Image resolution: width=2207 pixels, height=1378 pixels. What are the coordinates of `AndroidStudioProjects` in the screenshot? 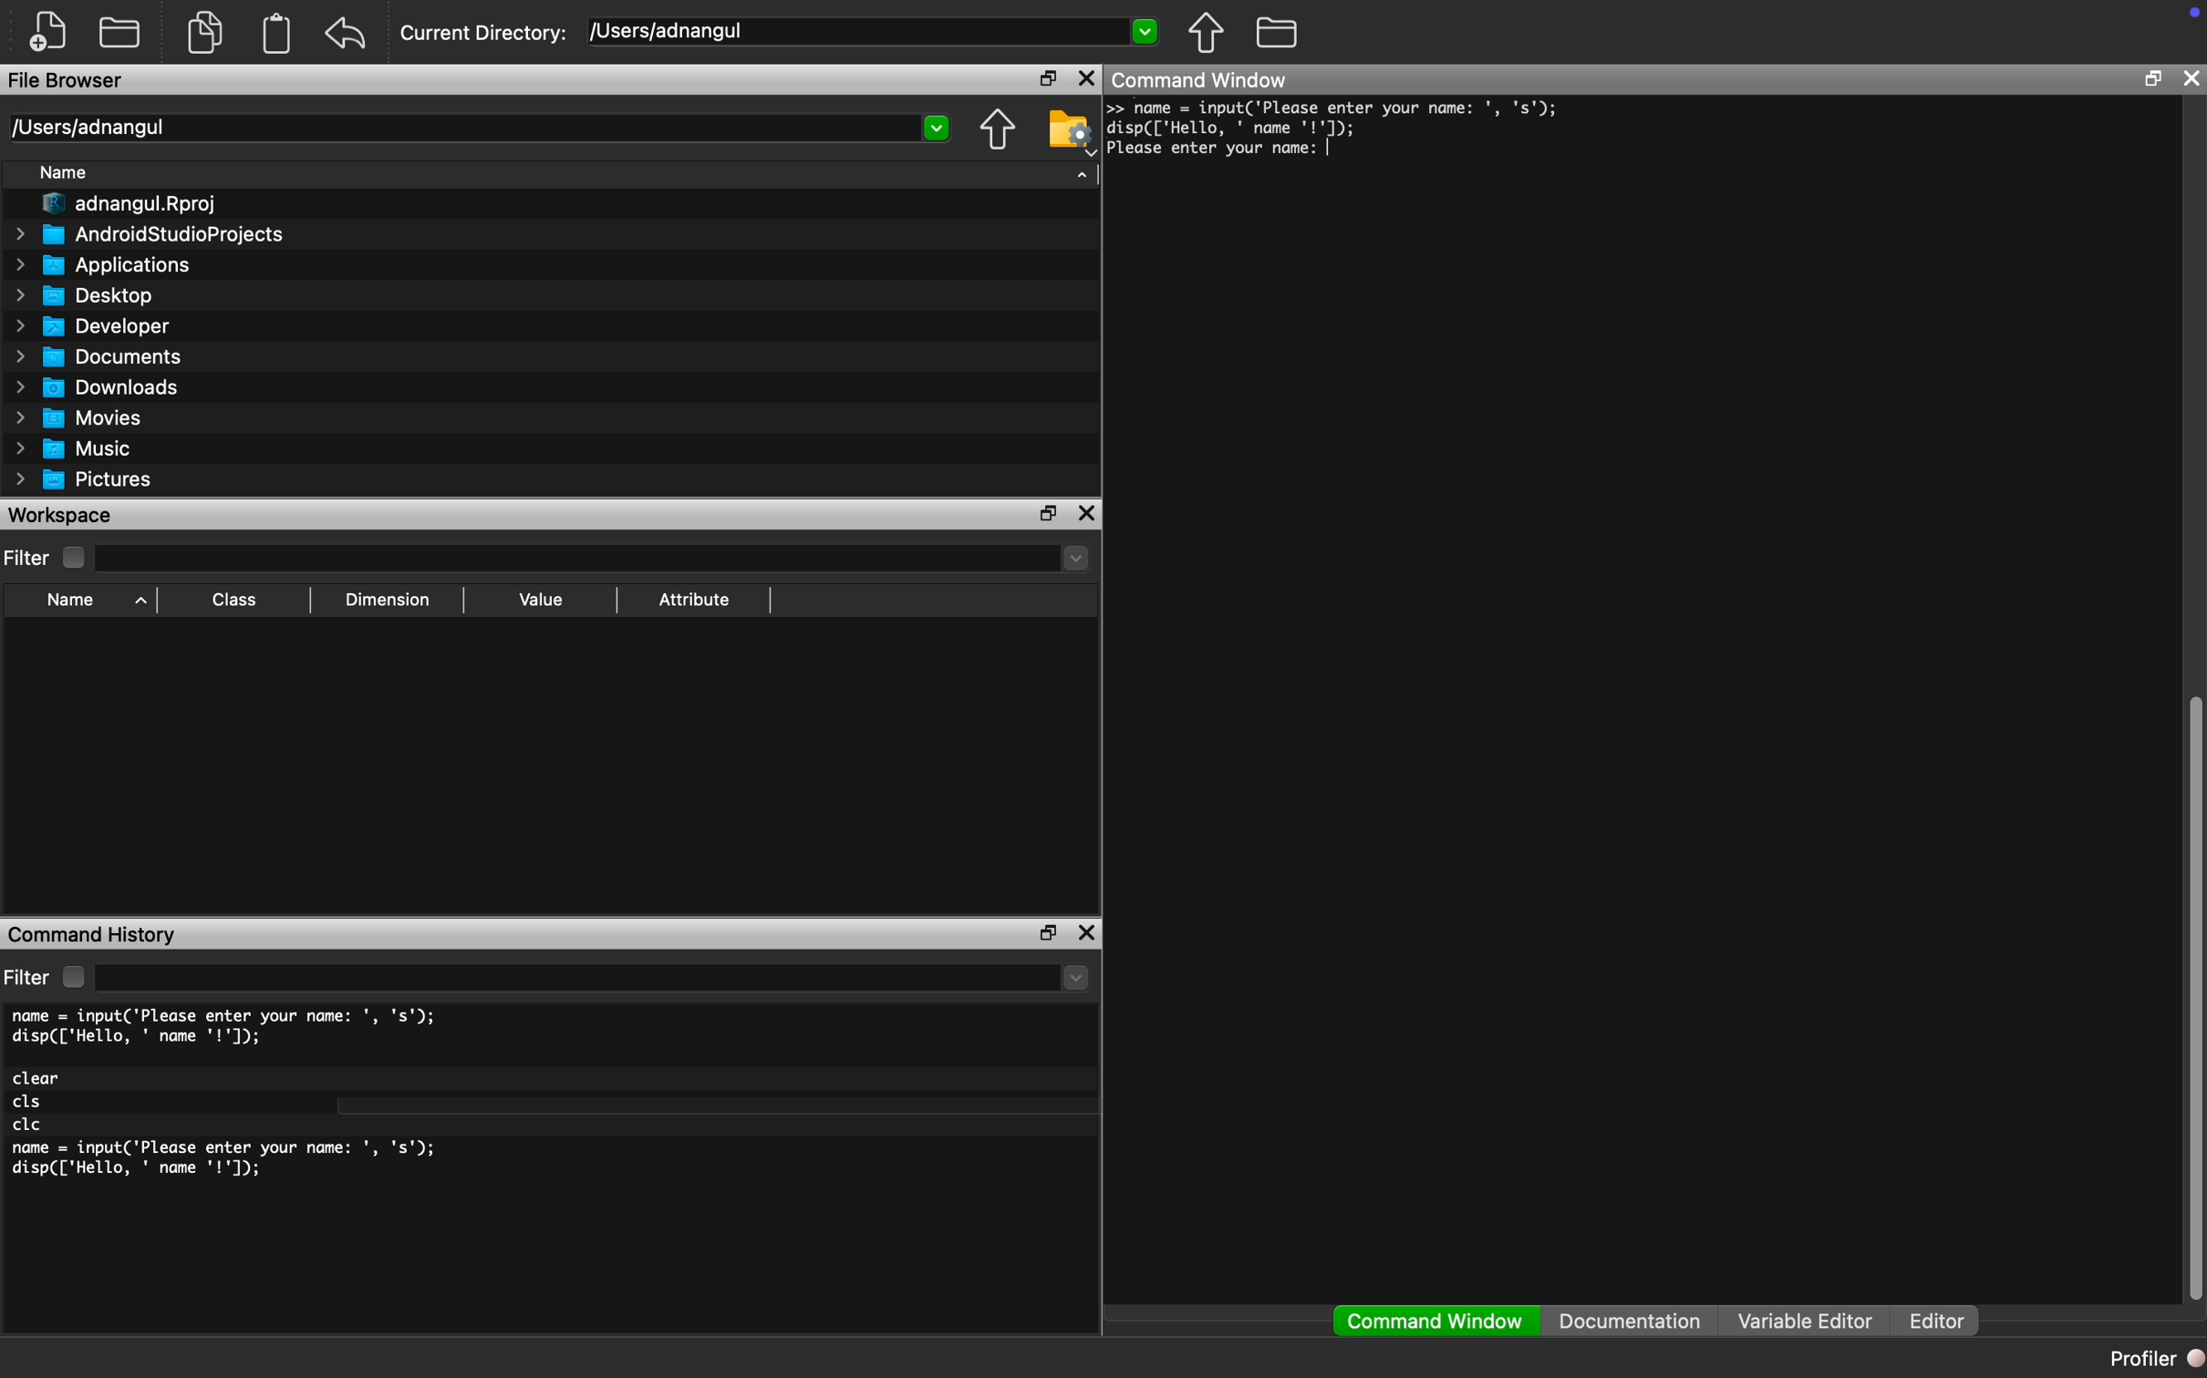 It's located at (150, 233).